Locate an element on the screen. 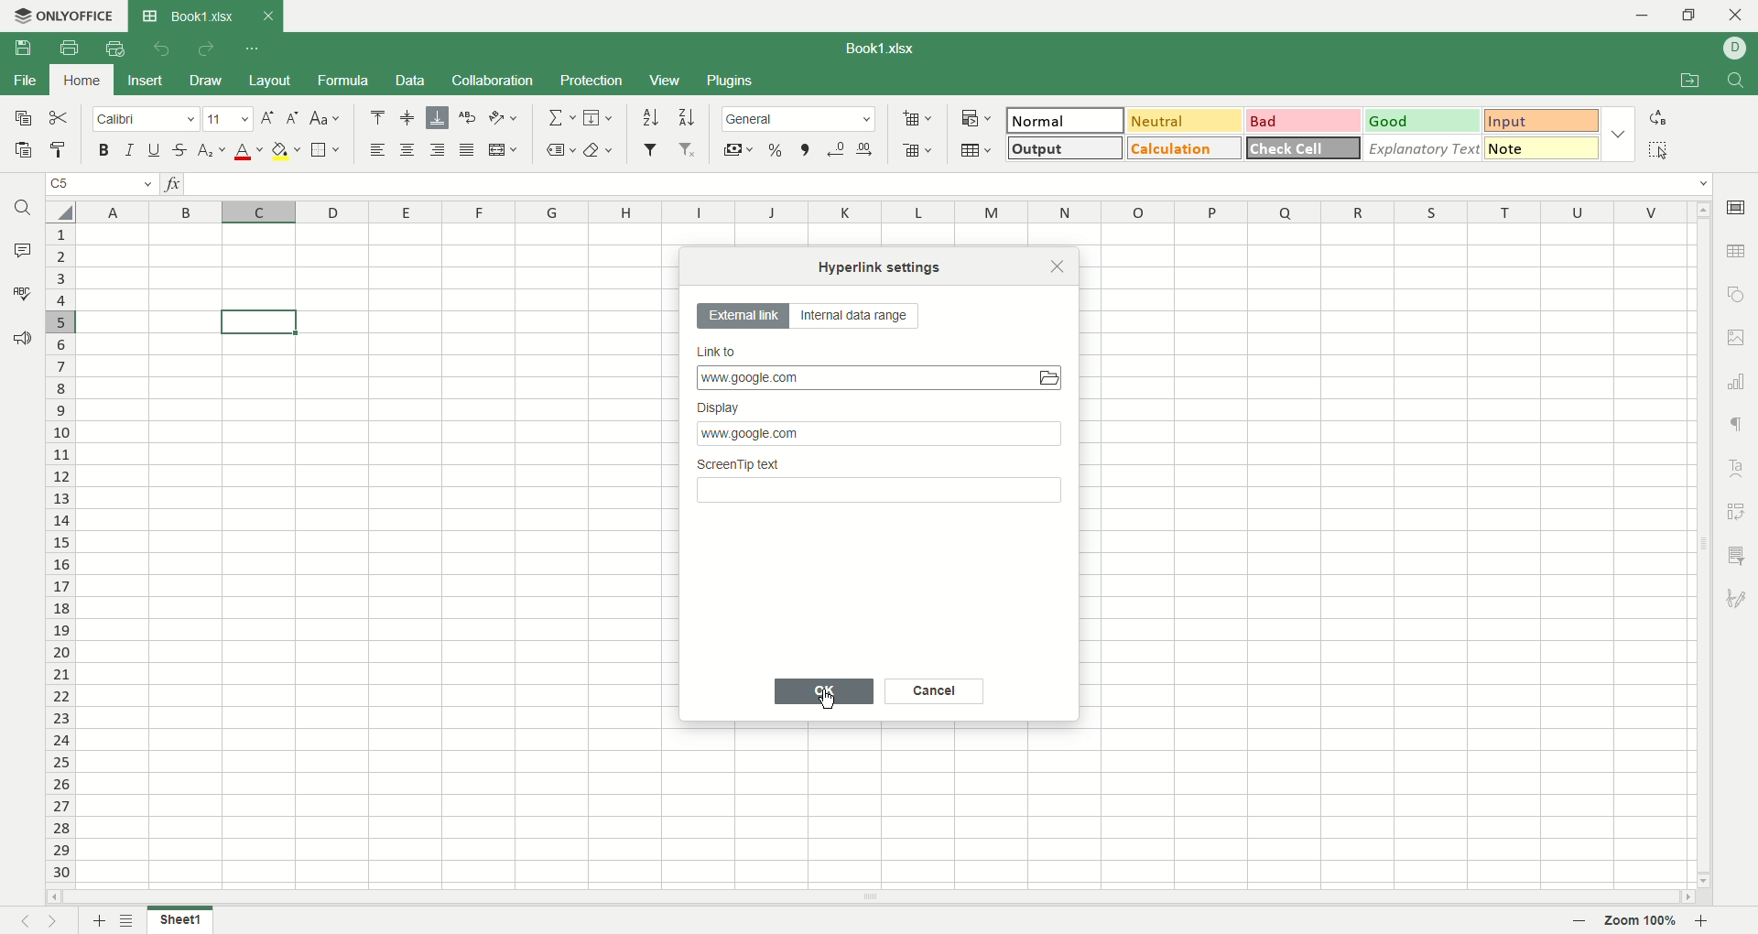  formula bar is located at coordinates (950, 184).